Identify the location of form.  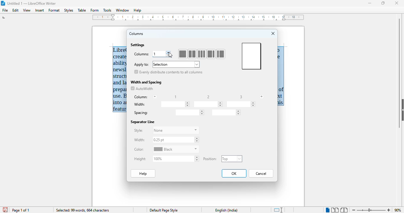
(95, 10).